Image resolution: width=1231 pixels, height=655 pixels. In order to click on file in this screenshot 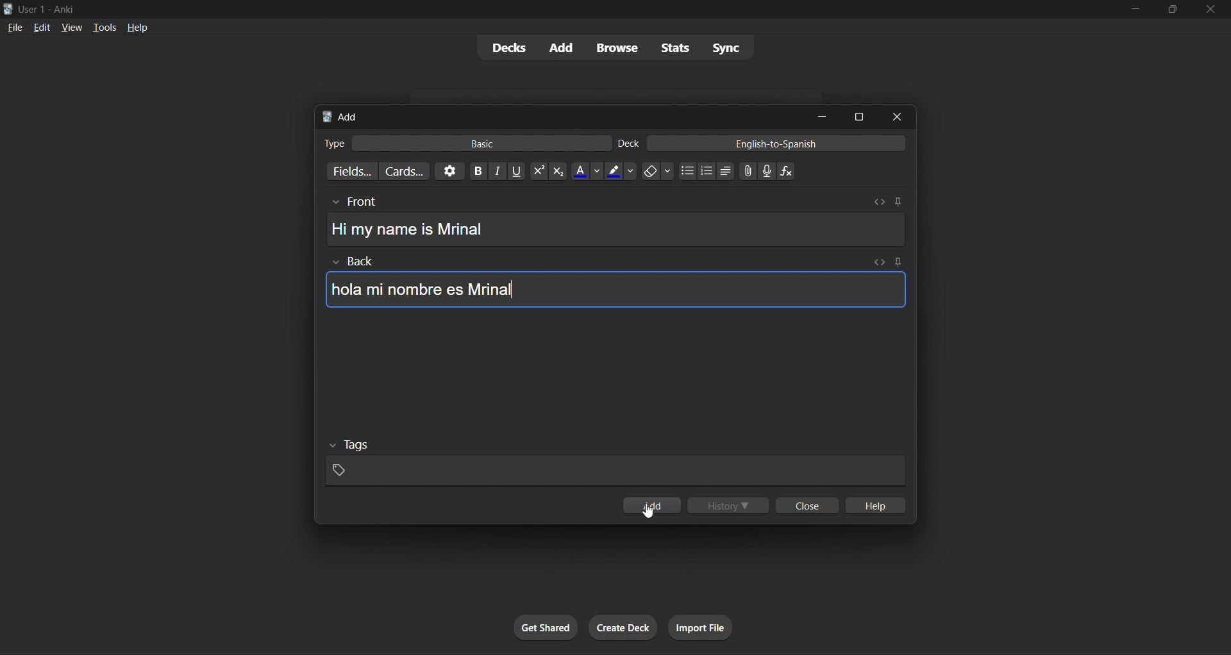, I will do `click(14, 26)`.